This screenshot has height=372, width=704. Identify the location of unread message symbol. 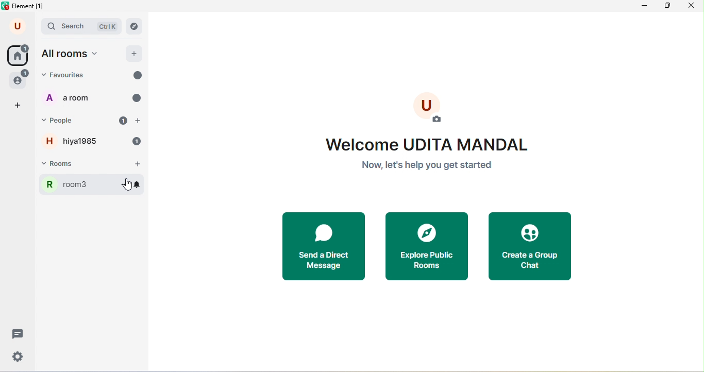
(138, 75).